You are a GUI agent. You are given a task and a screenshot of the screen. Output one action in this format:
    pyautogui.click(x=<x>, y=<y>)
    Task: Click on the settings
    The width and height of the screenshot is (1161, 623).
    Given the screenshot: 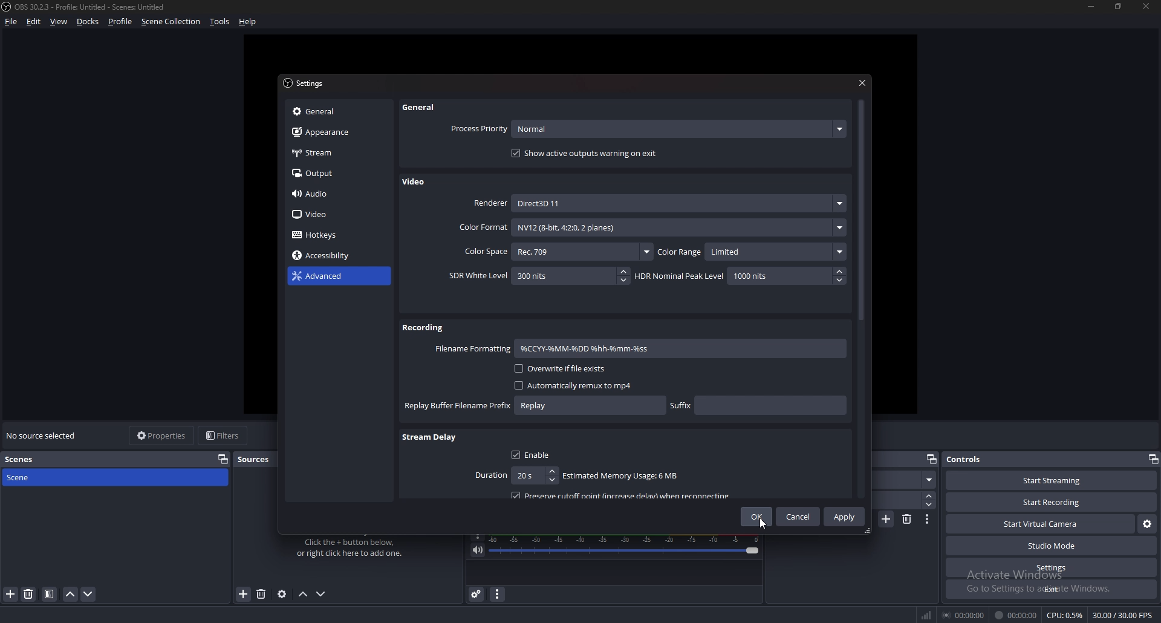 What is the action you would take?
    pyautogui.click(x=1051, y=568)
    